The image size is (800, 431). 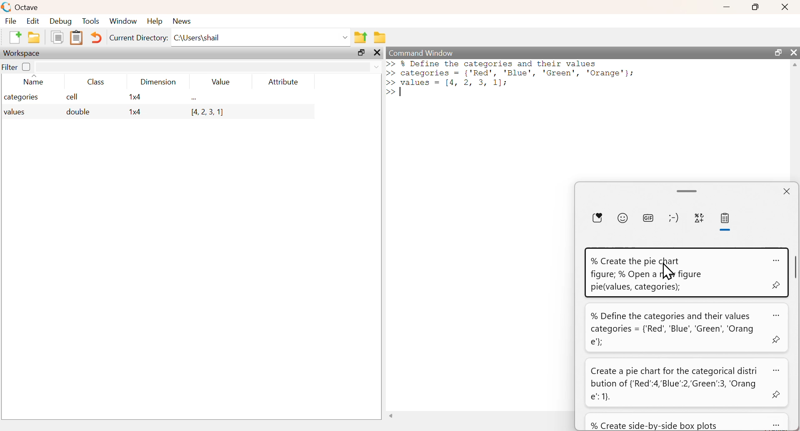 I want to click on File, so click(x=10, y=20).